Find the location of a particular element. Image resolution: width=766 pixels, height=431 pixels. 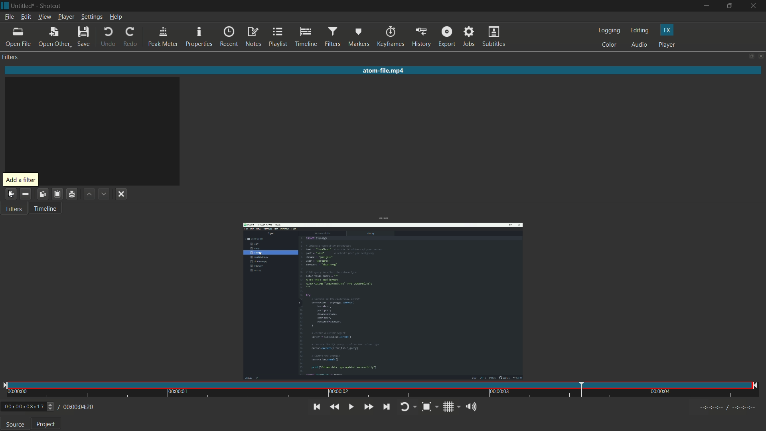

jobs is located at coordinates (468, 37).